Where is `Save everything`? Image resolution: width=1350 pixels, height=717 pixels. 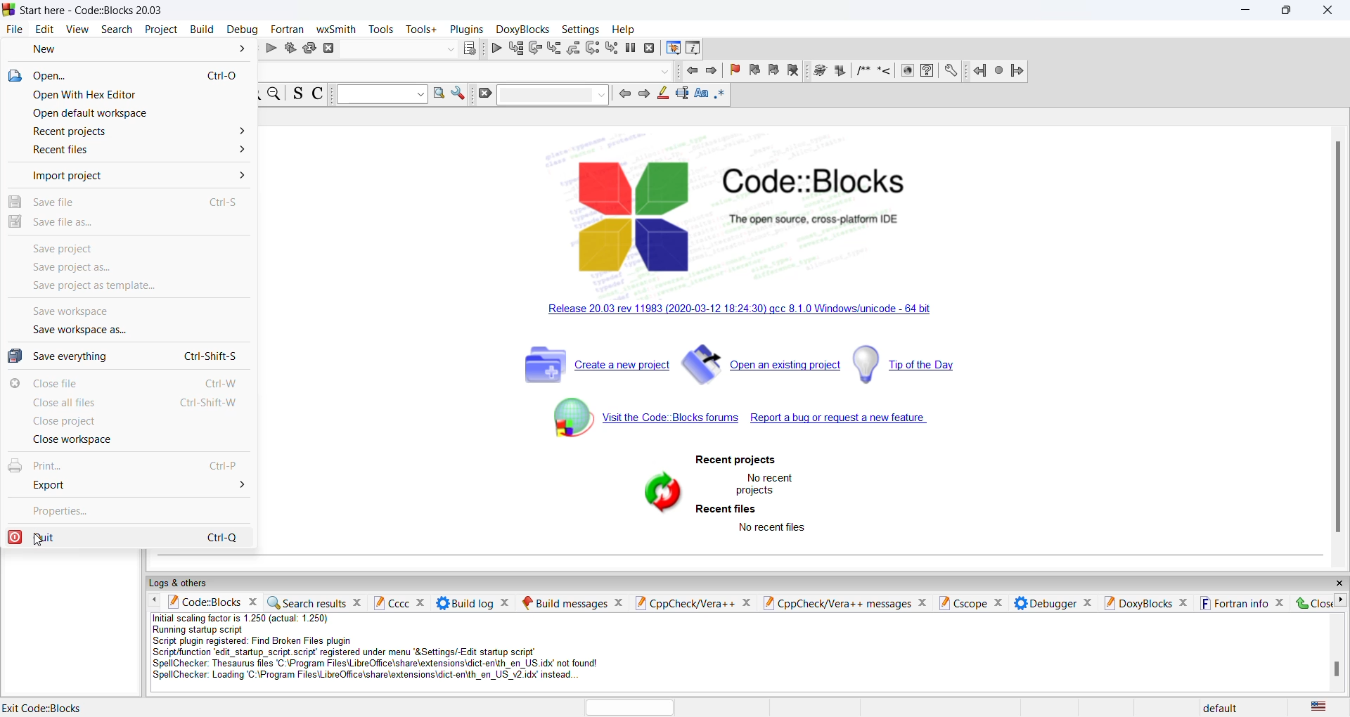
Save everything is located at coordinates (70, 356).